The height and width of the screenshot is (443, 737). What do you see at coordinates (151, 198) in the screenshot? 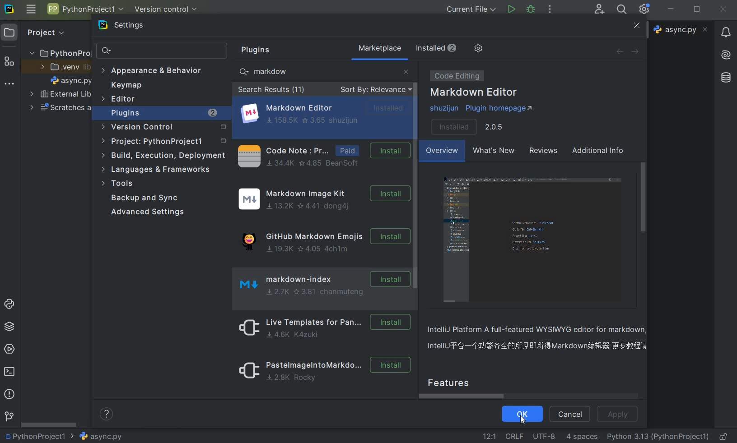
I see `backup and sync` at bounding box center [151, 198].